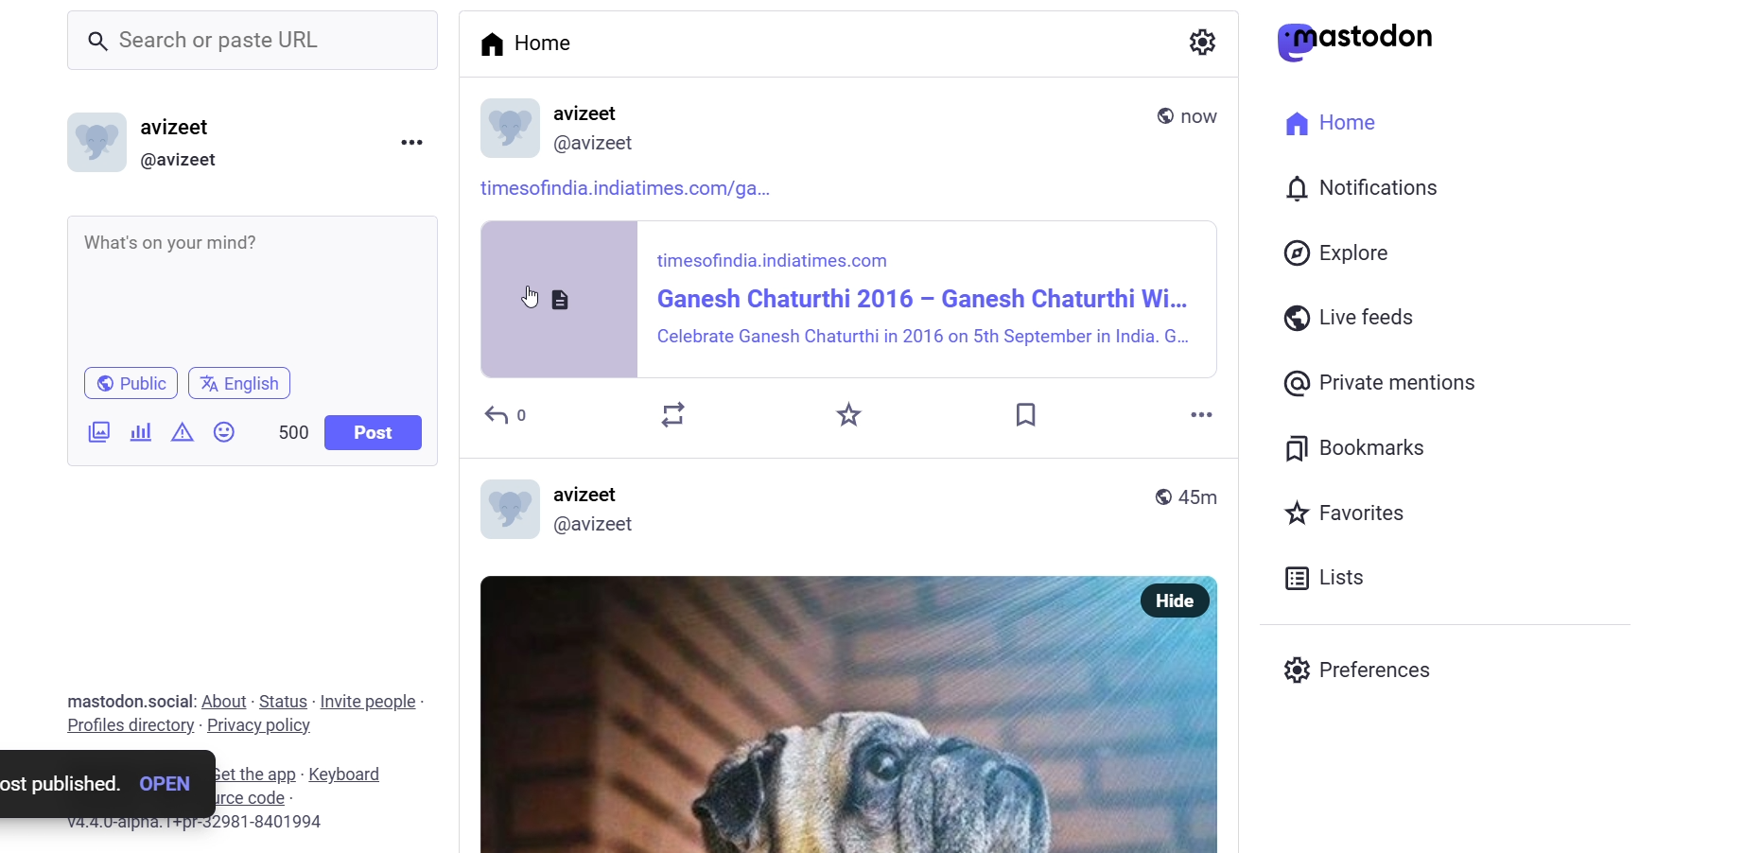 The width and height of the screenshot is (1744, 853). What do you see at coordinates (62, 784) in the screenshot?
I see `post published` at bounding box center [62, 784].